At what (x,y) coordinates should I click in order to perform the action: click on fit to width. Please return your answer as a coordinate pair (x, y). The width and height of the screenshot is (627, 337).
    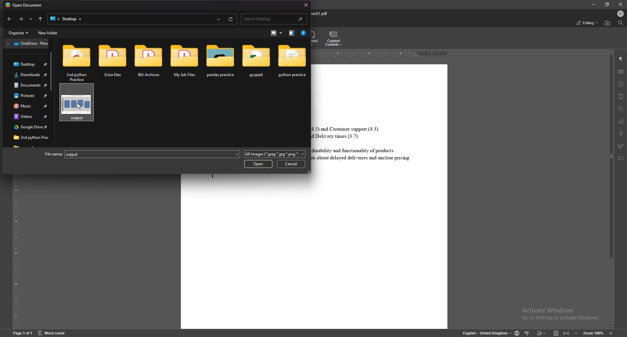
    Looking at the image, I should click on (566, 333).